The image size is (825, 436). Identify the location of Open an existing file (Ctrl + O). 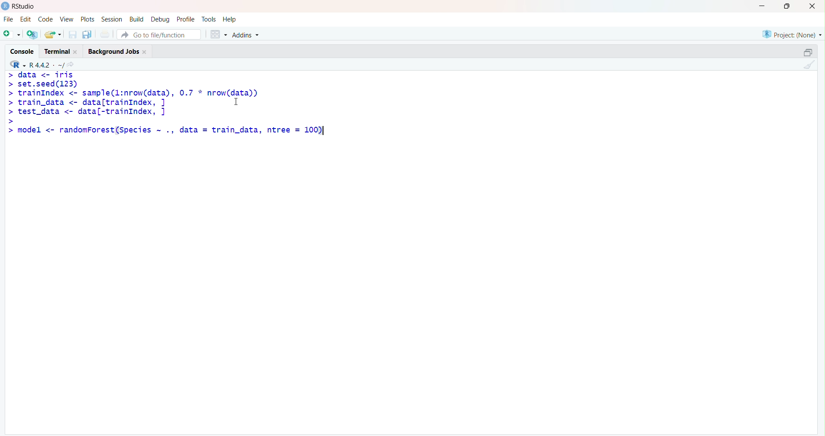
(54, 34).